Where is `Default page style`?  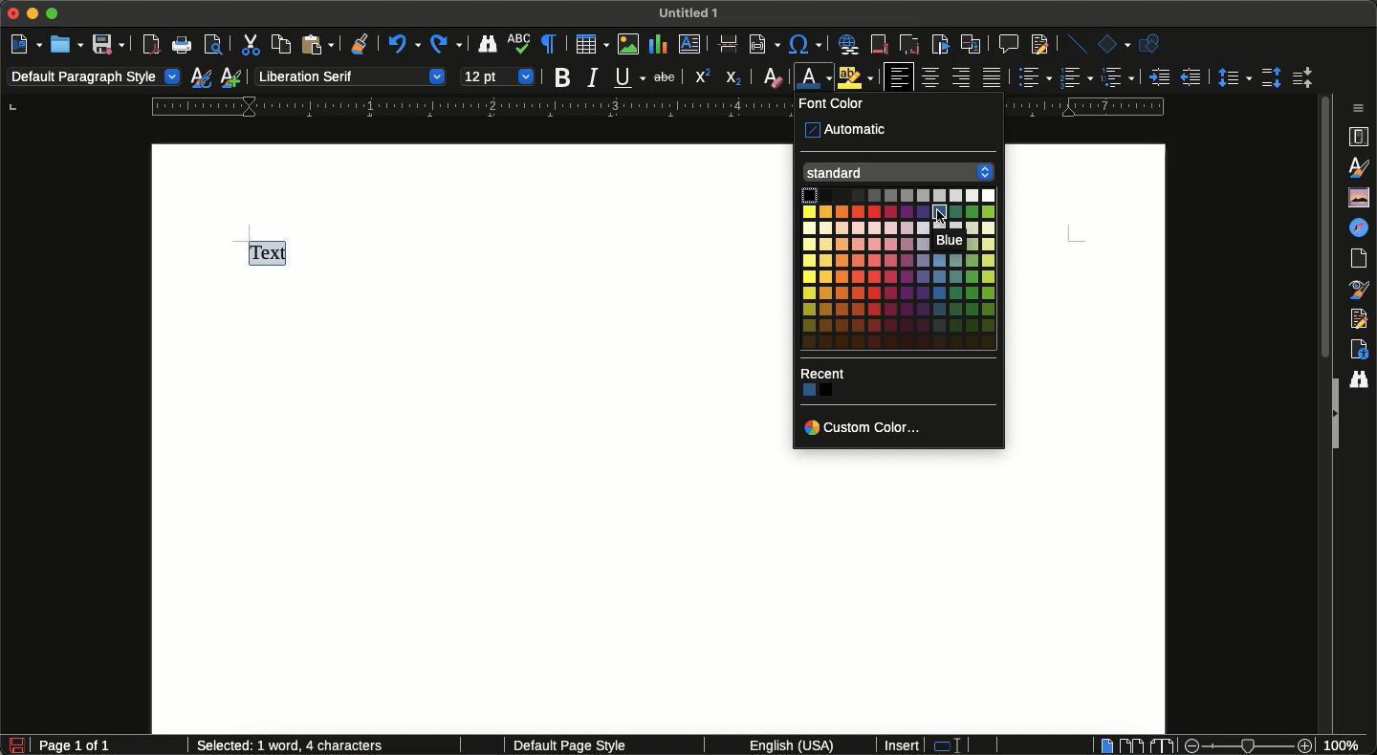 Default page style is located at coordinates (586, 746).